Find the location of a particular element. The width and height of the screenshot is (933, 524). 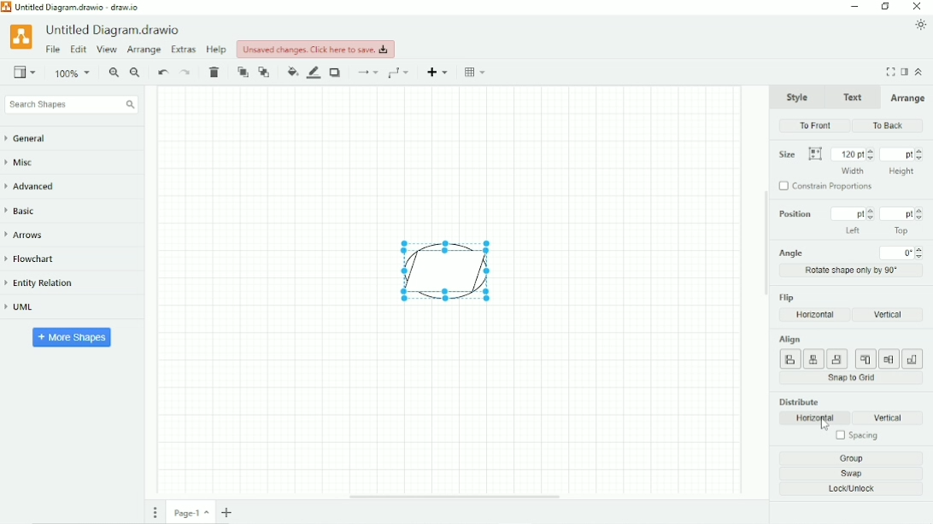

Shapes is located at coordinates (437, 271).